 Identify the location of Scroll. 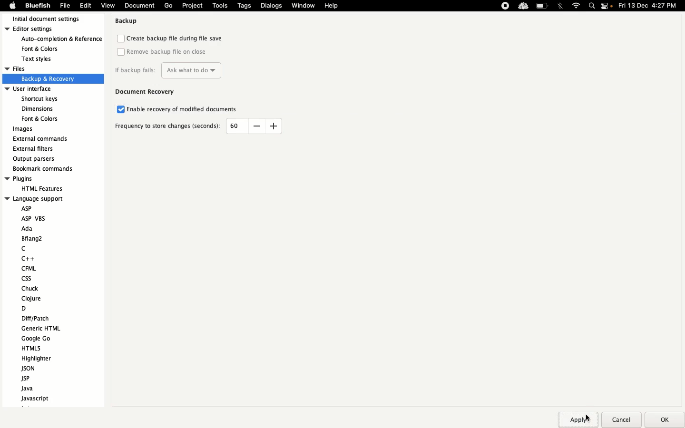
(103, 157).